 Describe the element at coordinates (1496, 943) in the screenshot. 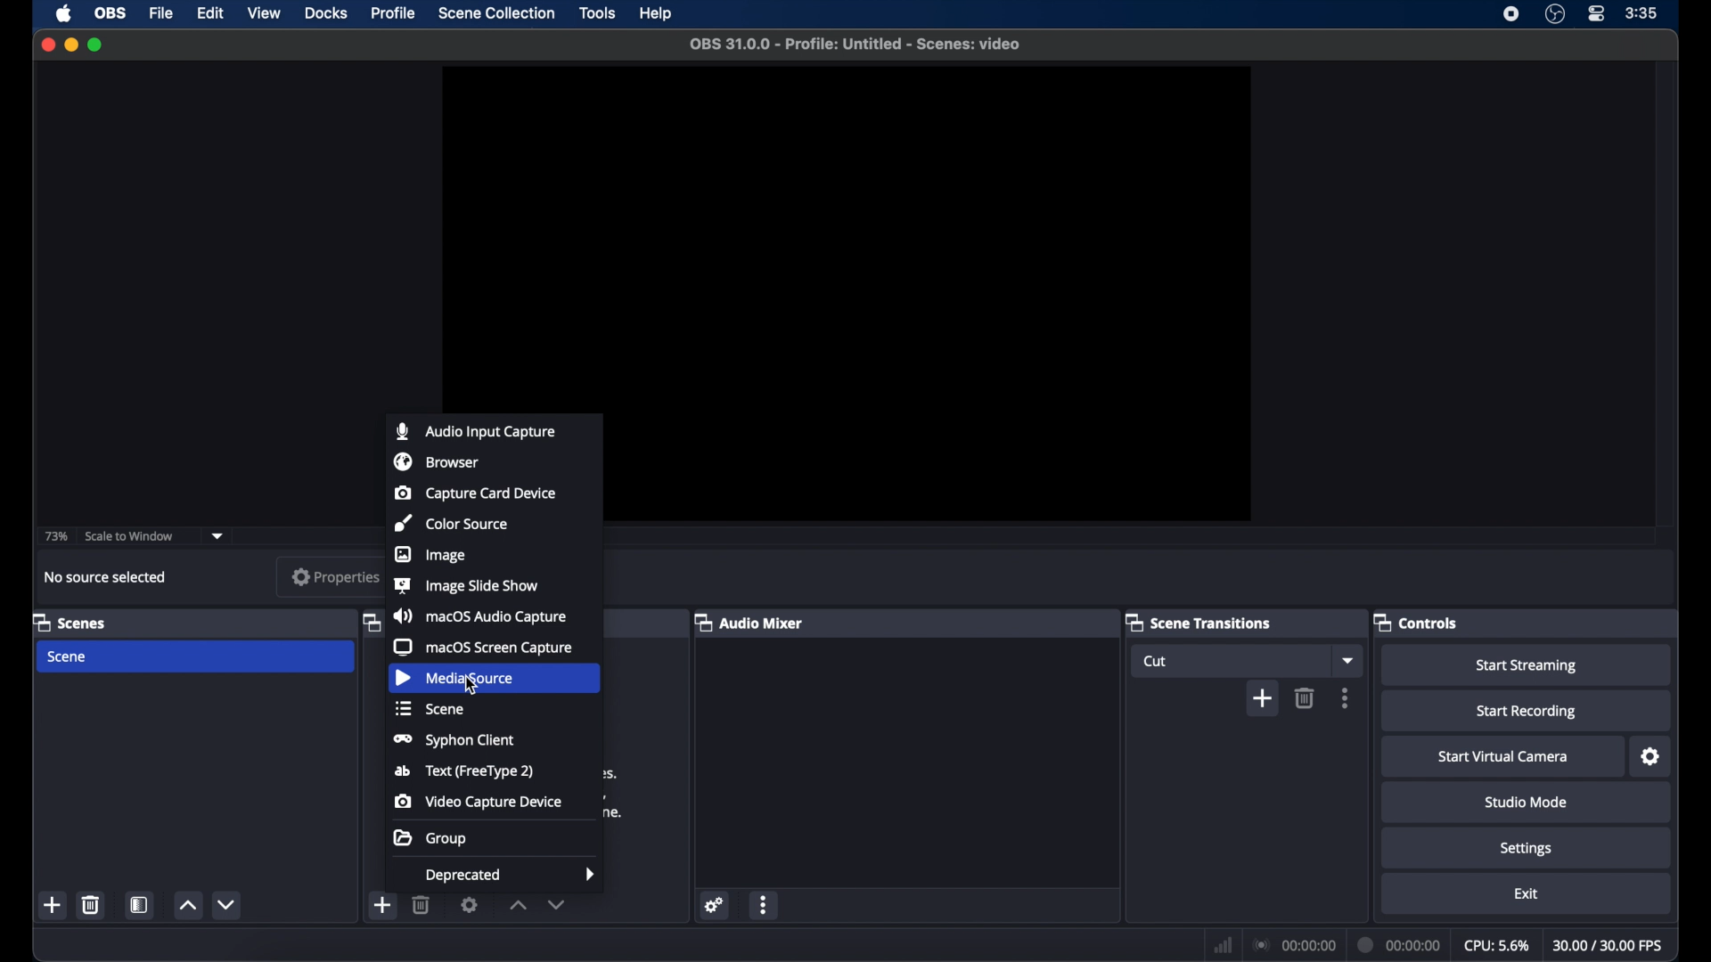

I see `cpu` at that location.